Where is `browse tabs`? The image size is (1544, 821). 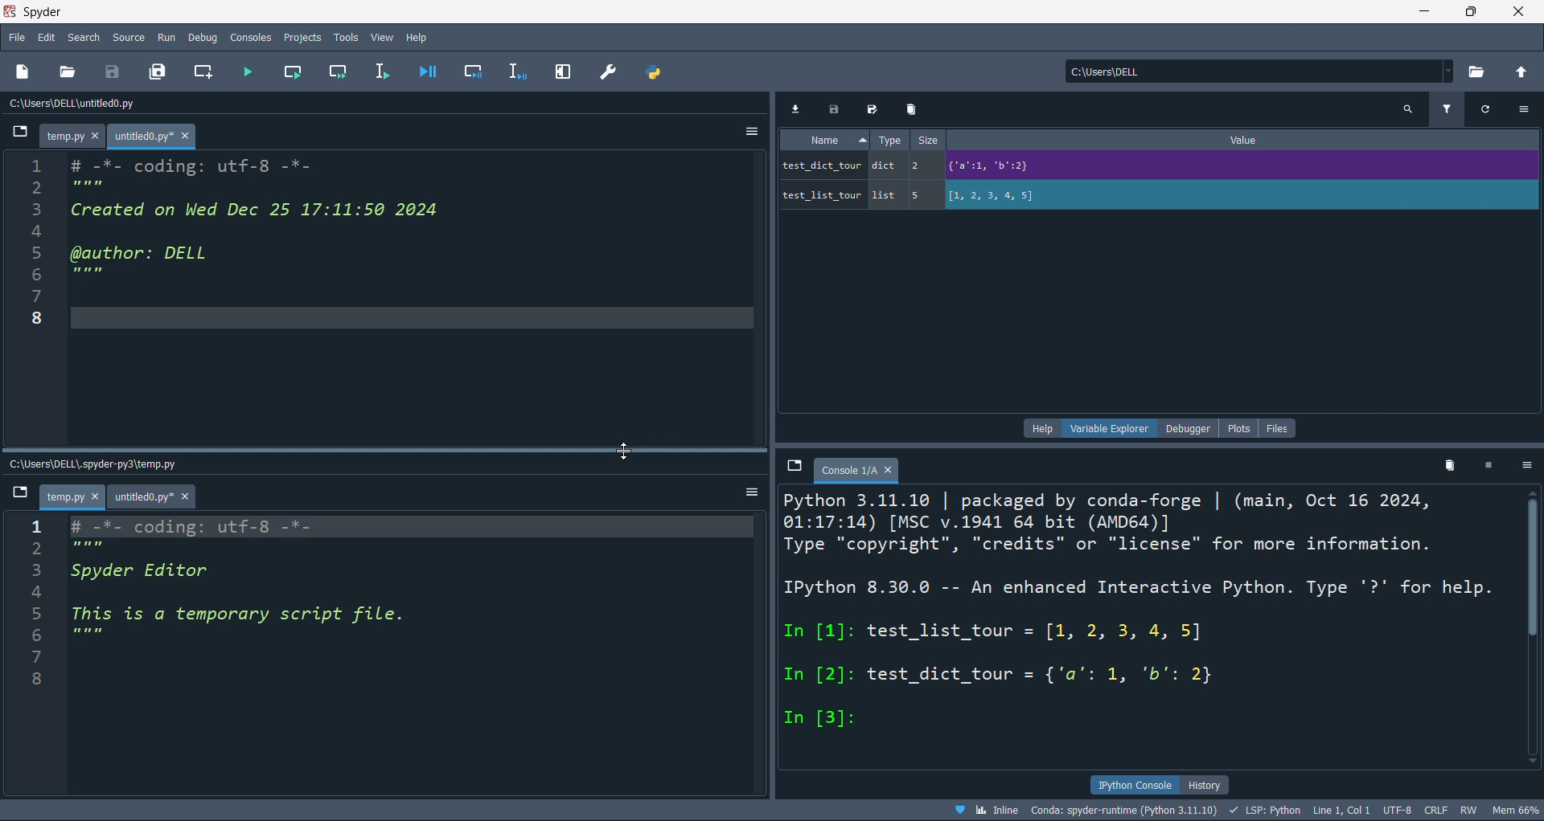
browse tabs is located at coordinates (14, 133).